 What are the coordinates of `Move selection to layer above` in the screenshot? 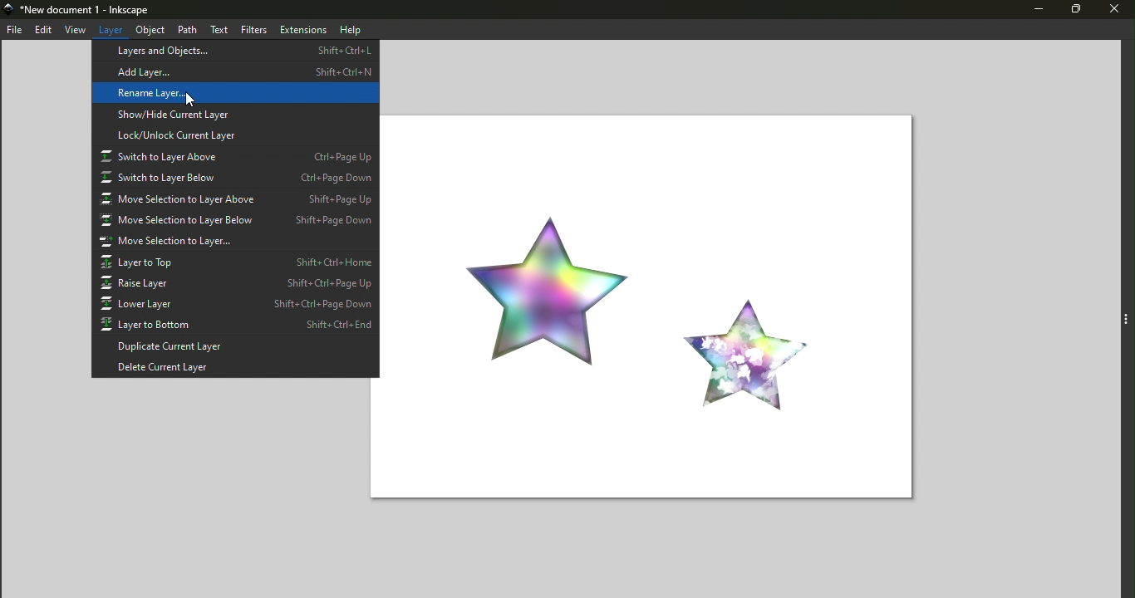 It's located at (236, 199).